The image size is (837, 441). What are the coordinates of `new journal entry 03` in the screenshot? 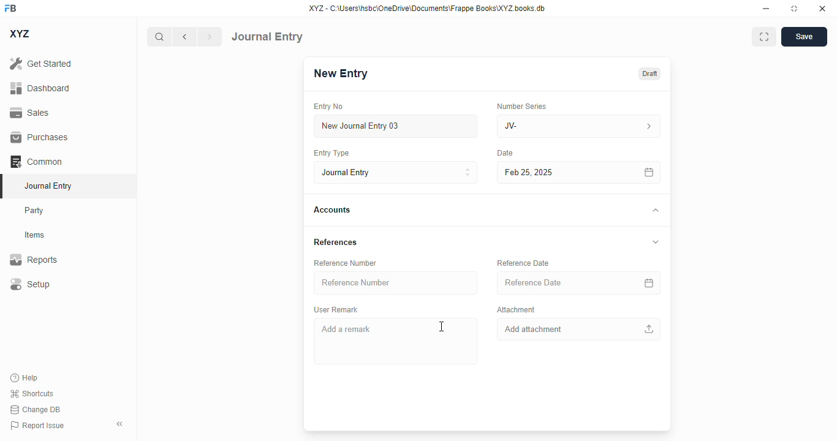 It's located at (395, 126).